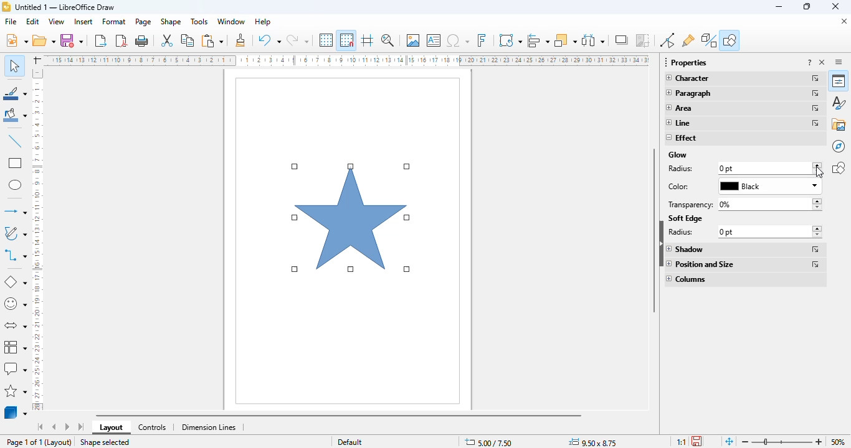  I want to click on more options, so click(817, 124).